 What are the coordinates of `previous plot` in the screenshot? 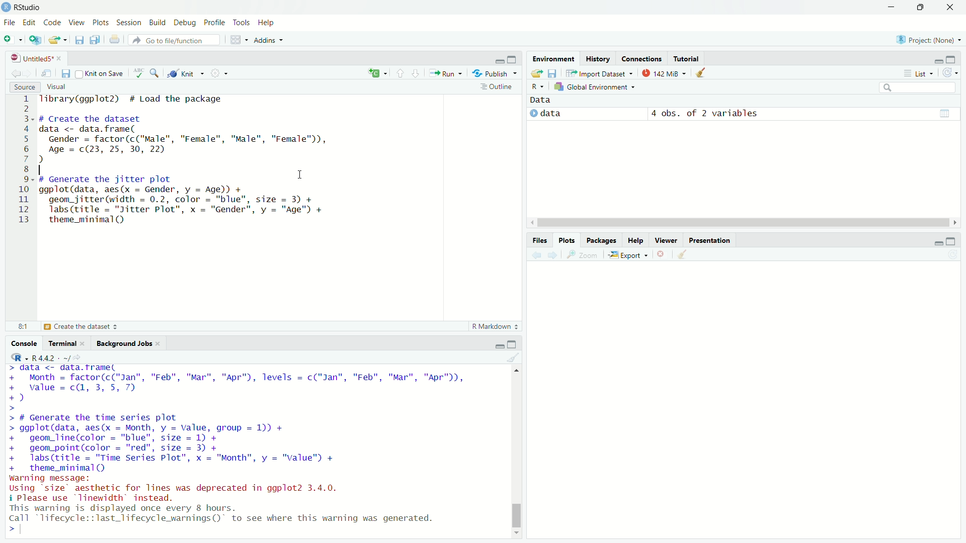 It's located at (535, 255).